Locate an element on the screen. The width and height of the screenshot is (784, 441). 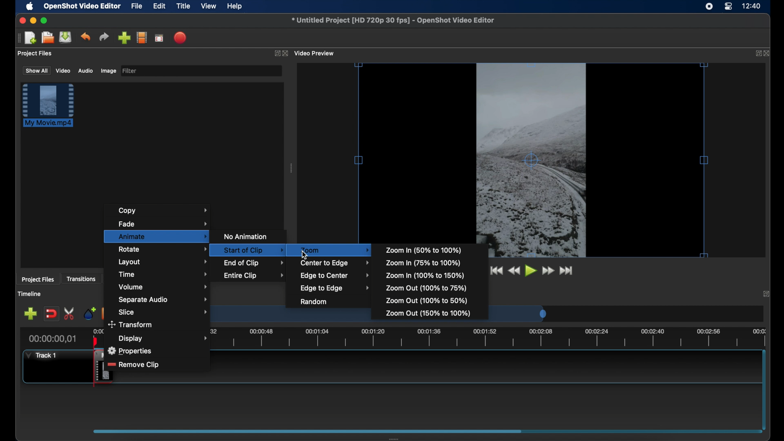
rotate menu is located at coordinates (158, 249).